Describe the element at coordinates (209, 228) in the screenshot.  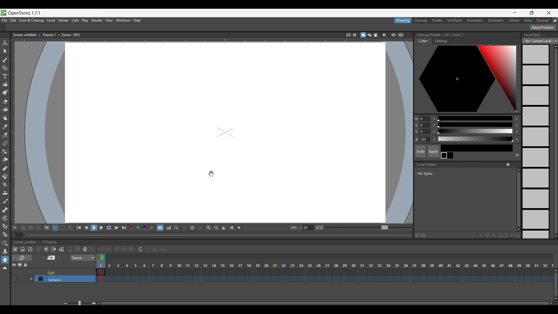
I see `Zoom in` at that location.